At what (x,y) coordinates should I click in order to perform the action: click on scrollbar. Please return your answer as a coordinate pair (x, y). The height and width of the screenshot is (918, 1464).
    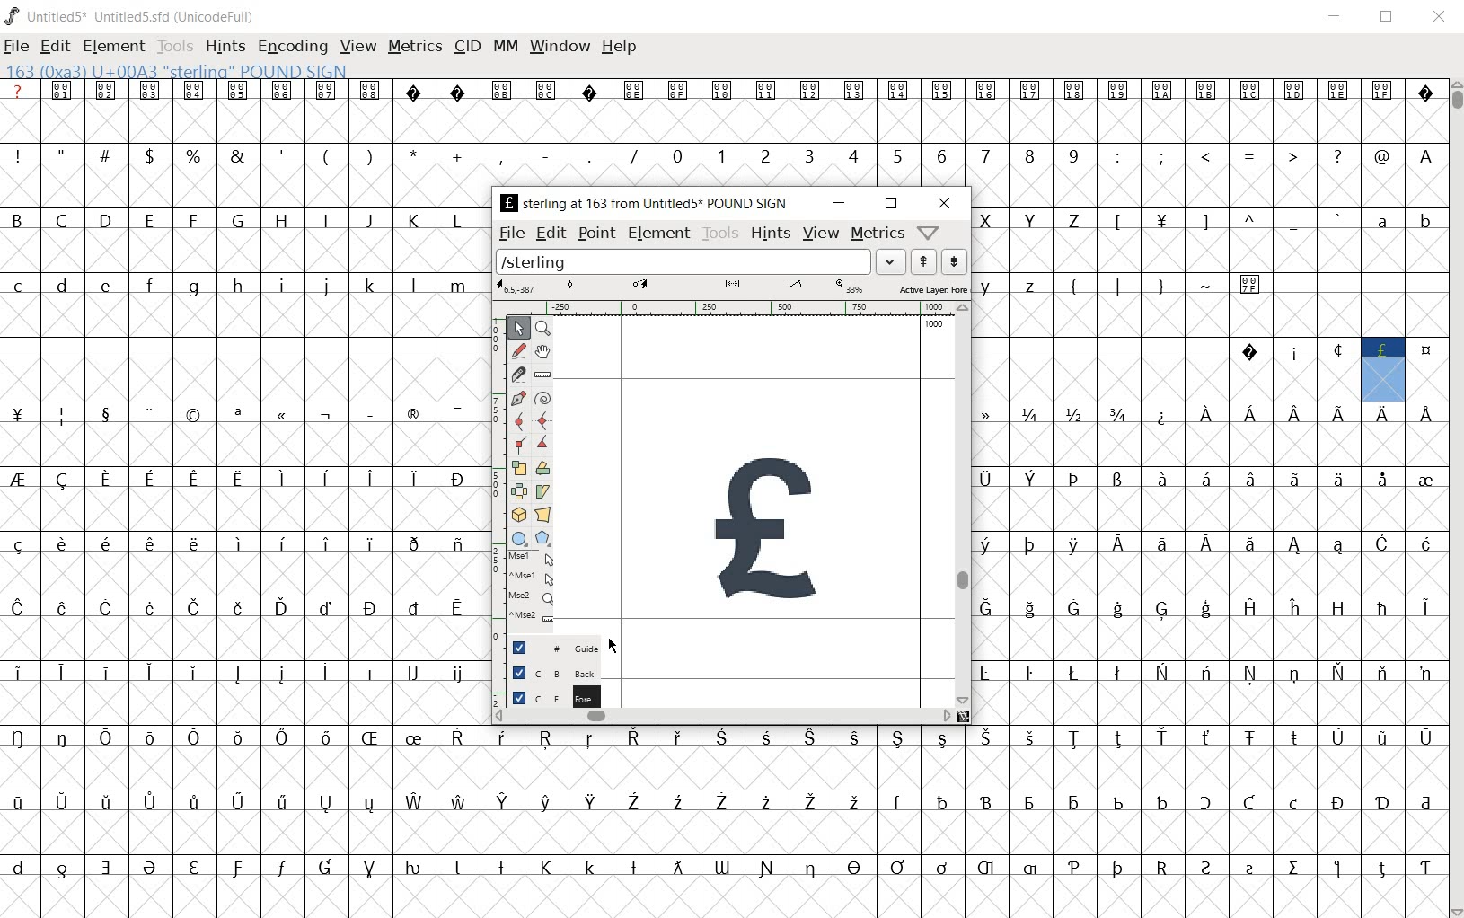
    Looking at the image, I should click on (724, 716).